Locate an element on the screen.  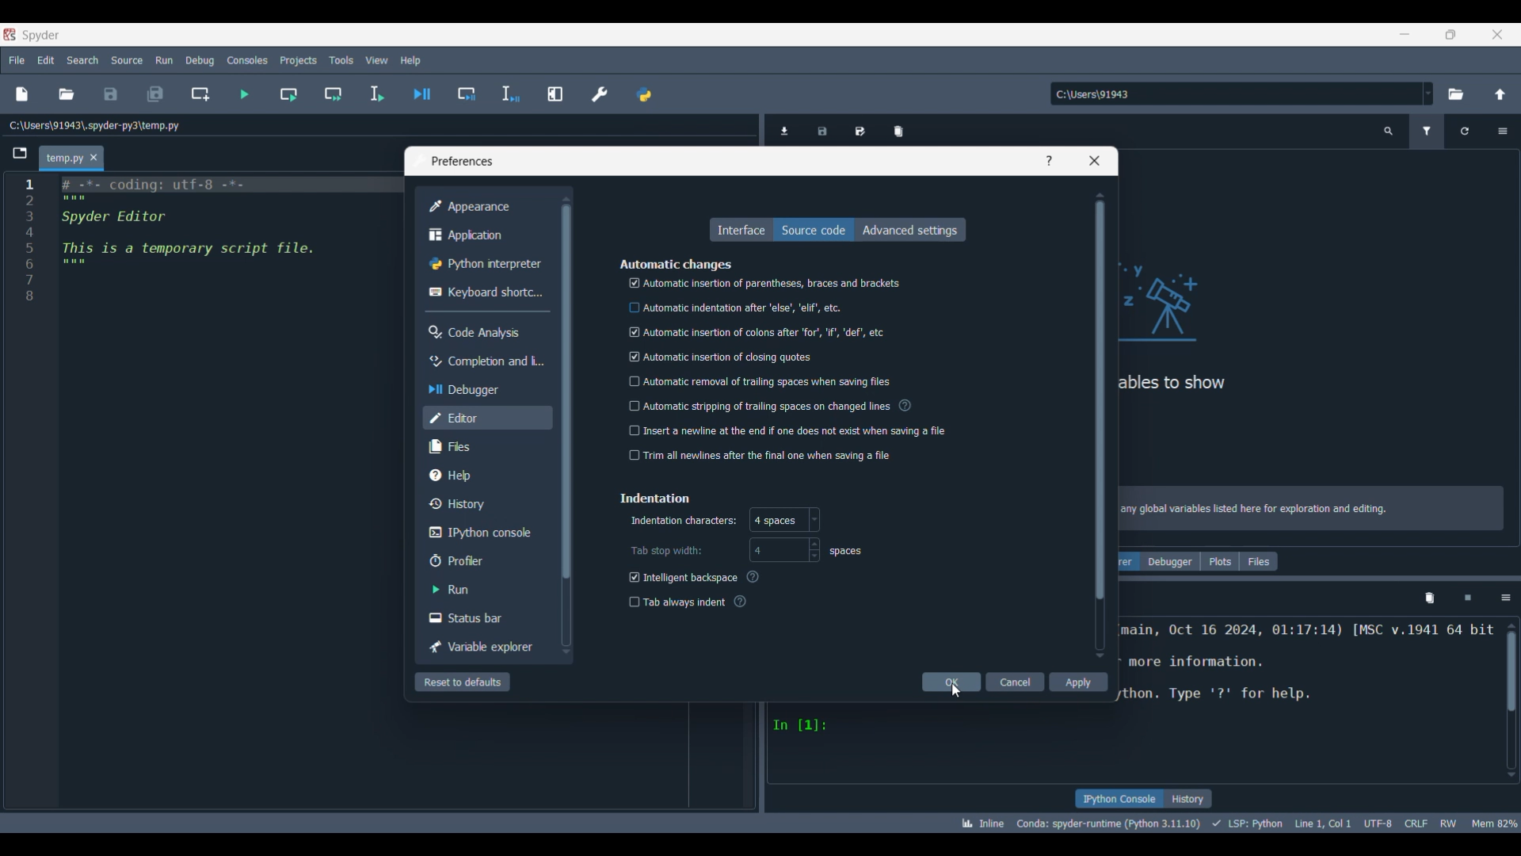
Projects menu is located at coordinates (299, 60).